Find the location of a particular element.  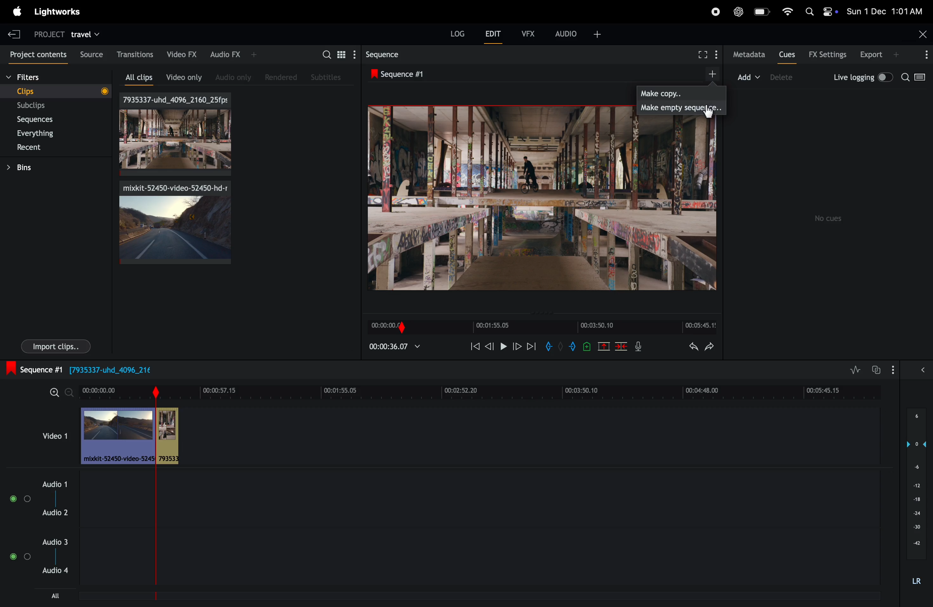

Horizontal scroll bar is located at coordinates (211, 598).